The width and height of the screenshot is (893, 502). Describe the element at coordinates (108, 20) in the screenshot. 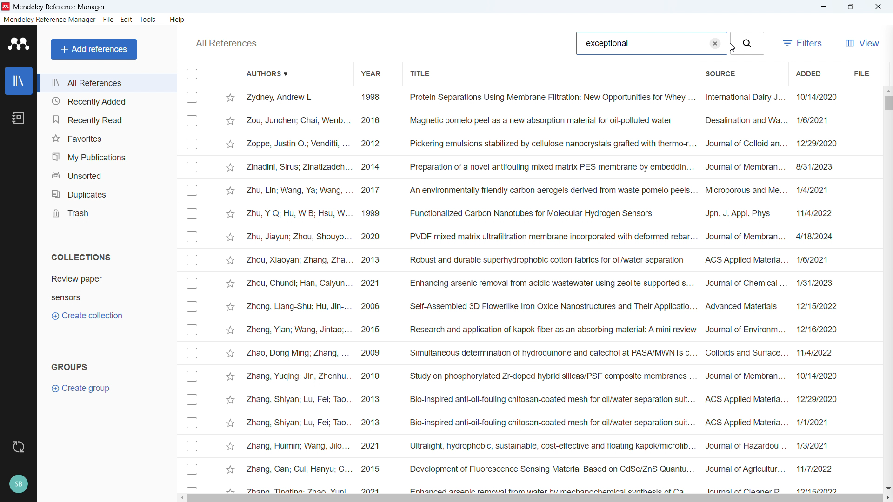

I see `file` at that location.